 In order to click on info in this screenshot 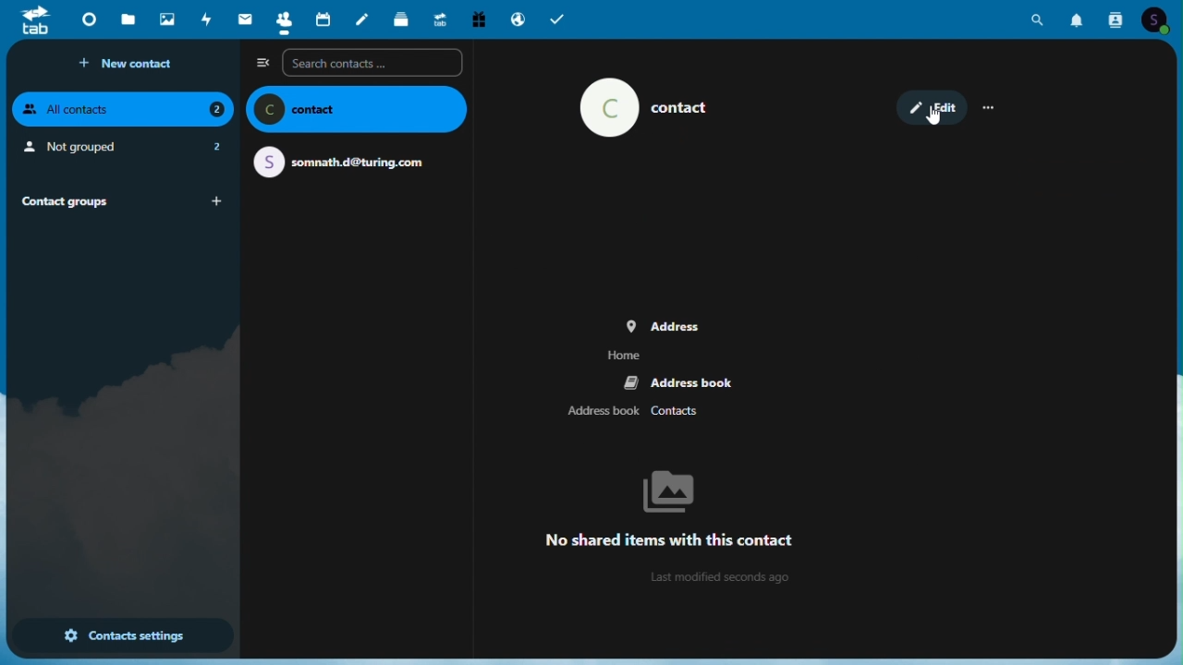, I will do `click(732, 583)`.